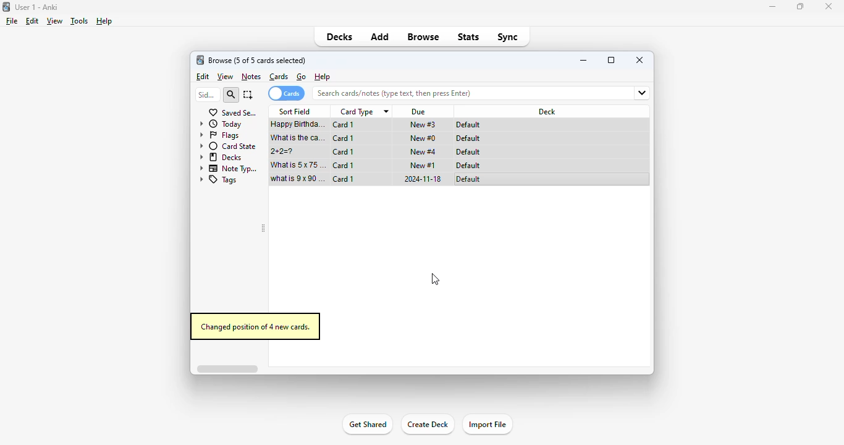  What do you see at coordinates (233, 112) in the screenshot?
I see `saved searches` at bounding box center [233, 112].